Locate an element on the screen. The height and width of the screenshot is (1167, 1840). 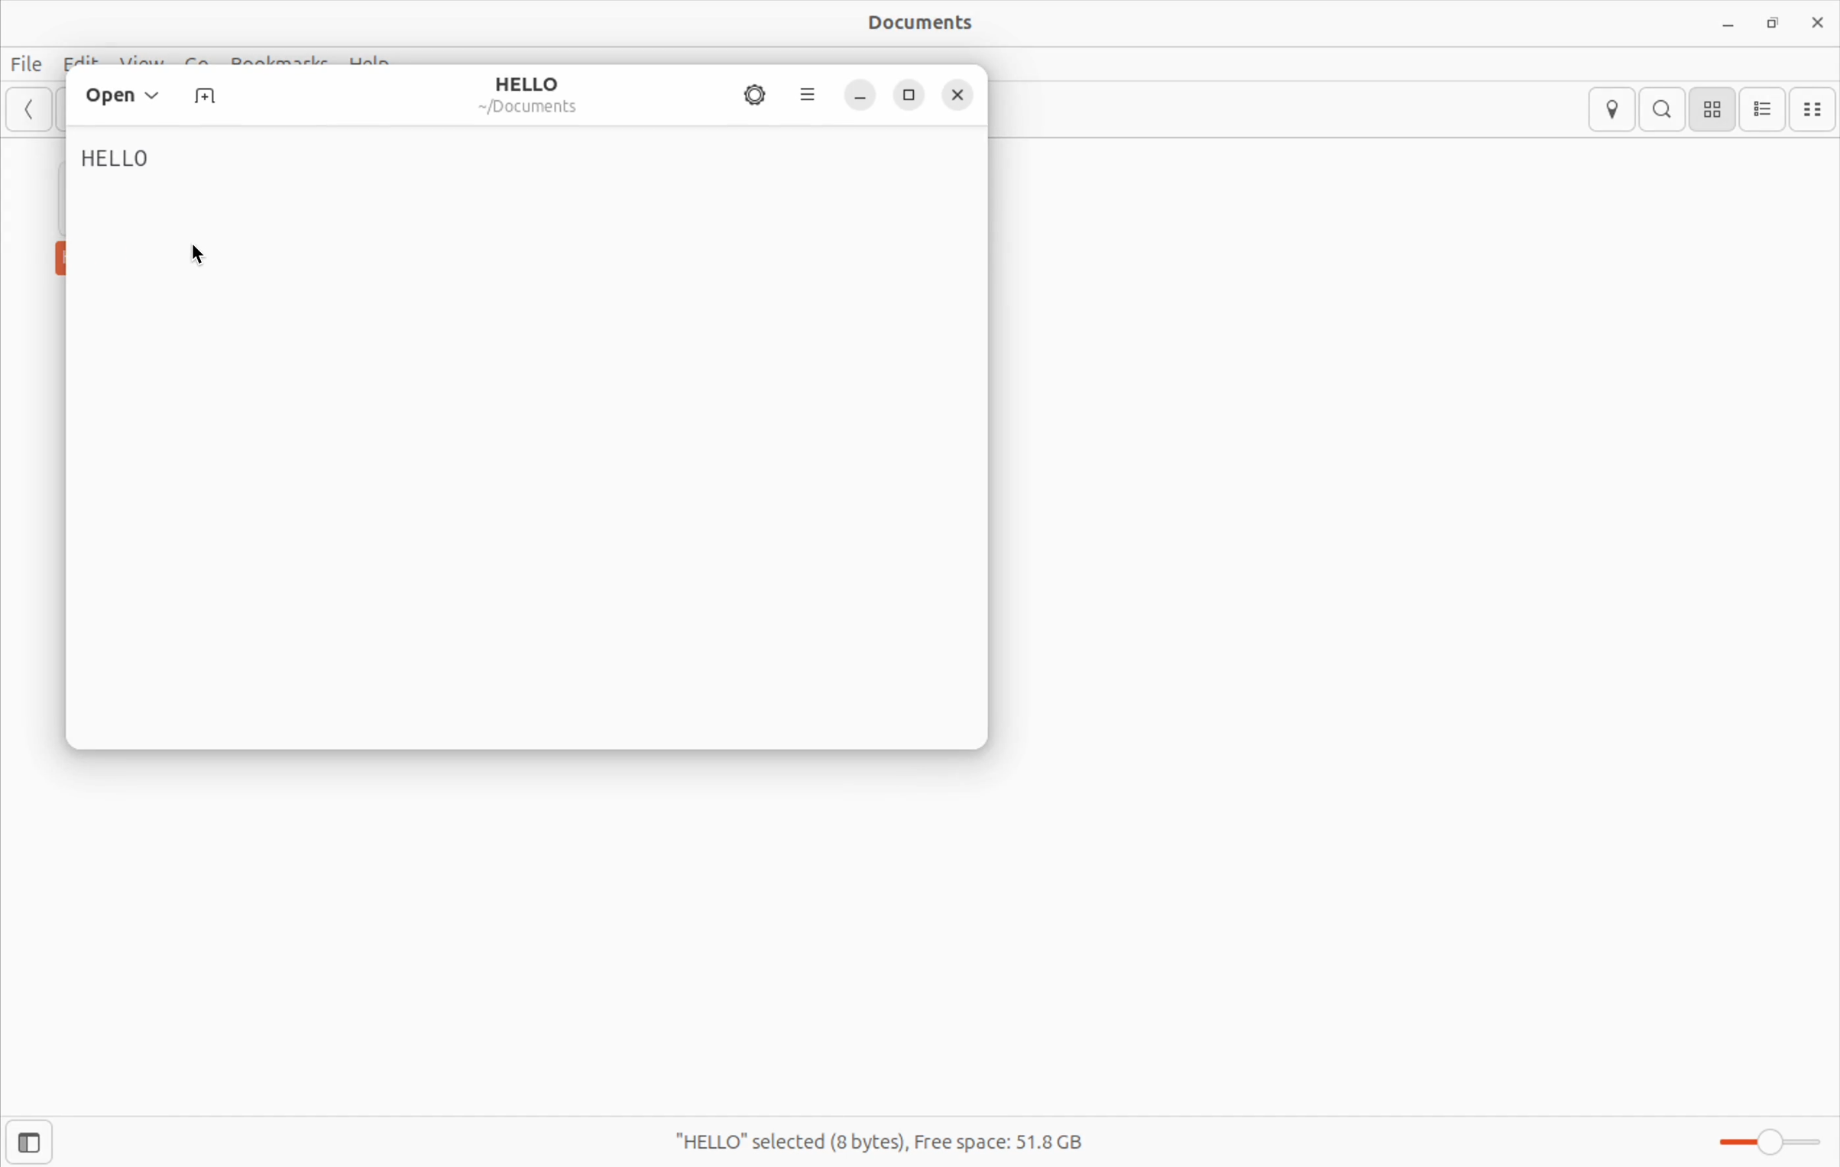
minimize is located at coordinates (1727, 24).